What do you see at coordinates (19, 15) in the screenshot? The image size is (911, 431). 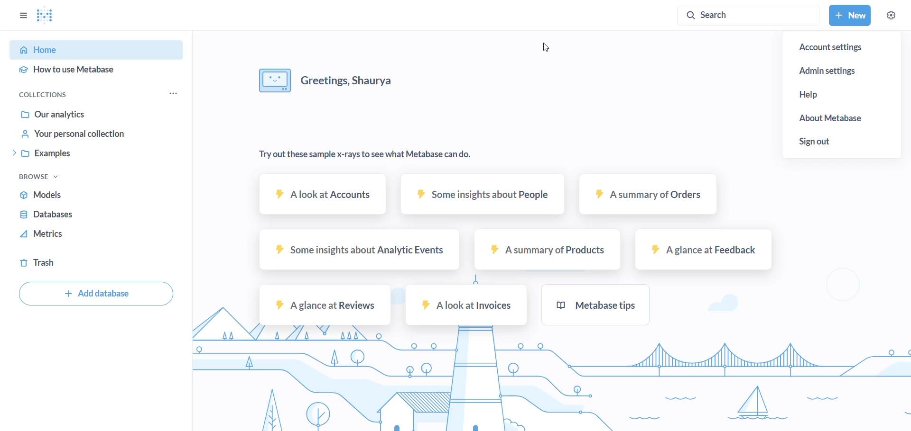 I see `OPTIONS` at bounding box center [19, 15].